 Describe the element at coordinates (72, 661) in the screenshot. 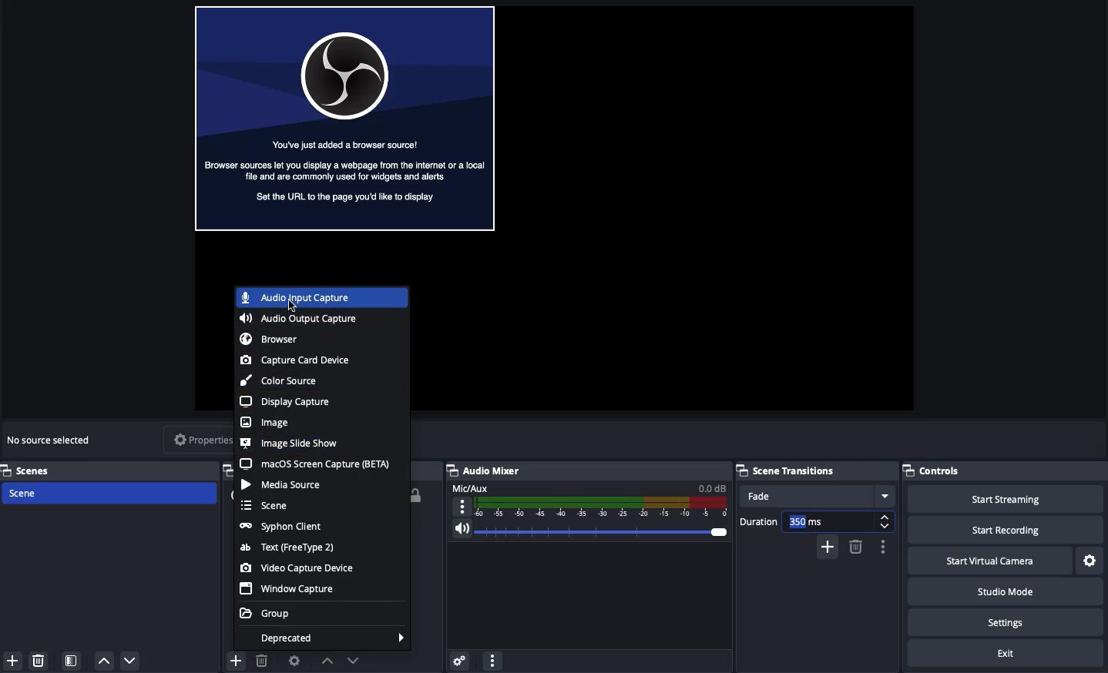

I see `Scene filter` at that location.